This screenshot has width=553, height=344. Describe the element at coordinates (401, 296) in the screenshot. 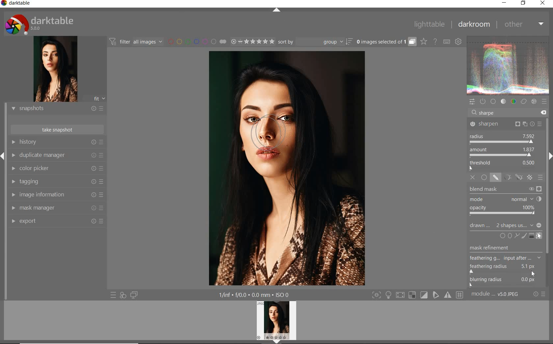

I see `sign ` at that location.